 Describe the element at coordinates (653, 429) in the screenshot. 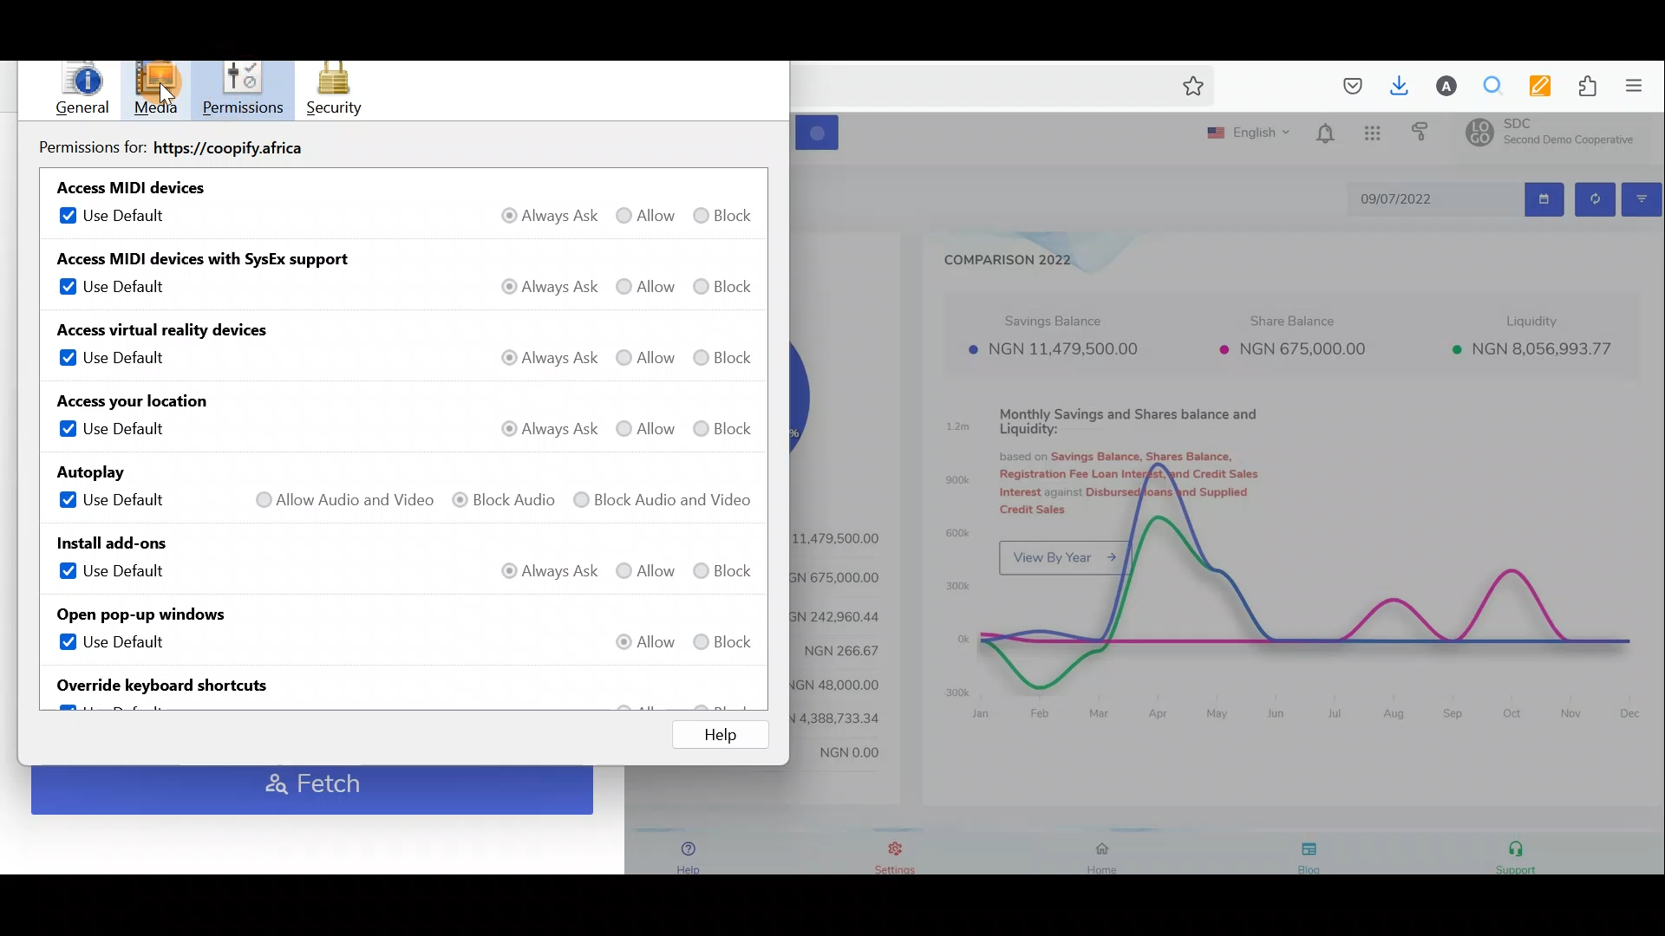

I see `Allow` at that location.